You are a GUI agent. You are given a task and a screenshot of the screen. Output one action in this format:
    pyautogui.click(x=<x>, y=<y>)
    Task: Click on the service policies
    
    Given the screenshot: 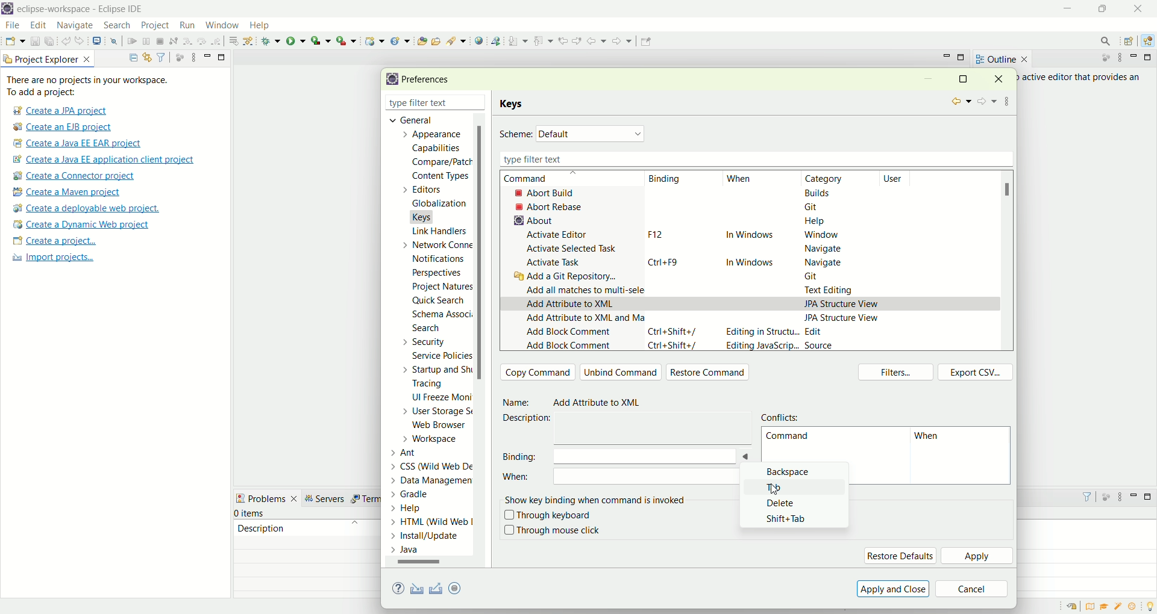 What is the action you would take?
    pyautogui.click(x=441, y=356)
    